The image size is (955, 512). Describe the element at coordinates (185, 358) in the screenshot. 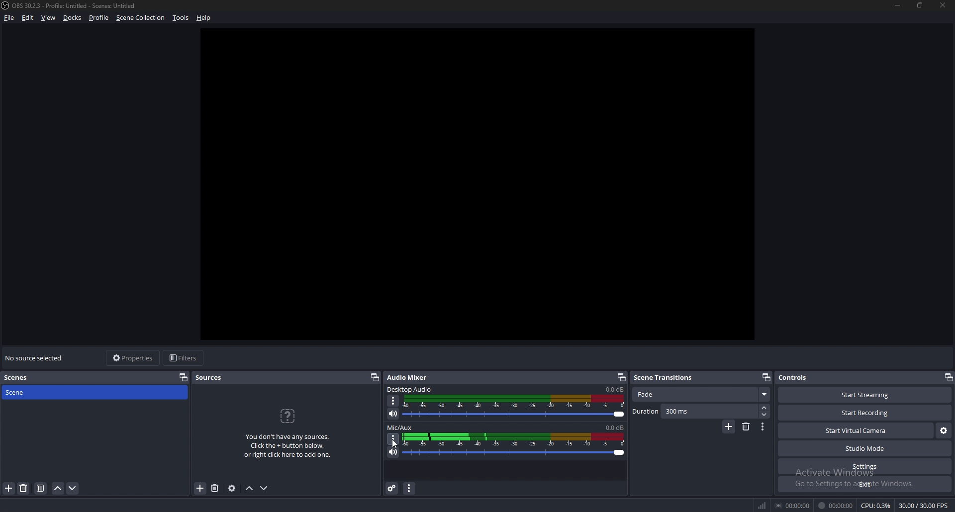

I see `filters` at that location.